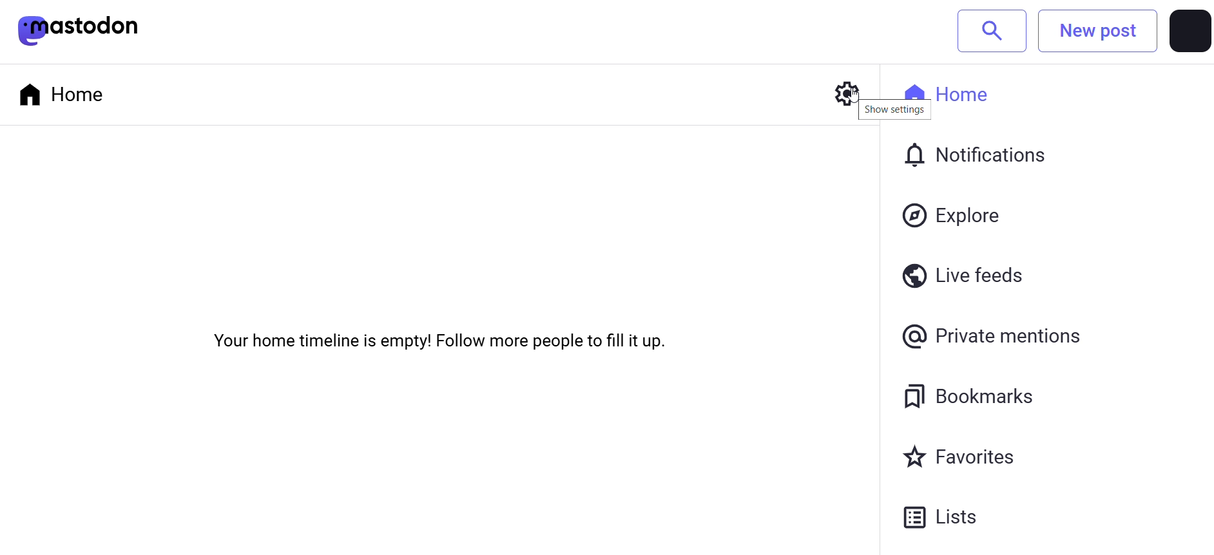 Image resolution: width=1214 pixels, height=555 pixels. I want to click on home , so click(64, 90).